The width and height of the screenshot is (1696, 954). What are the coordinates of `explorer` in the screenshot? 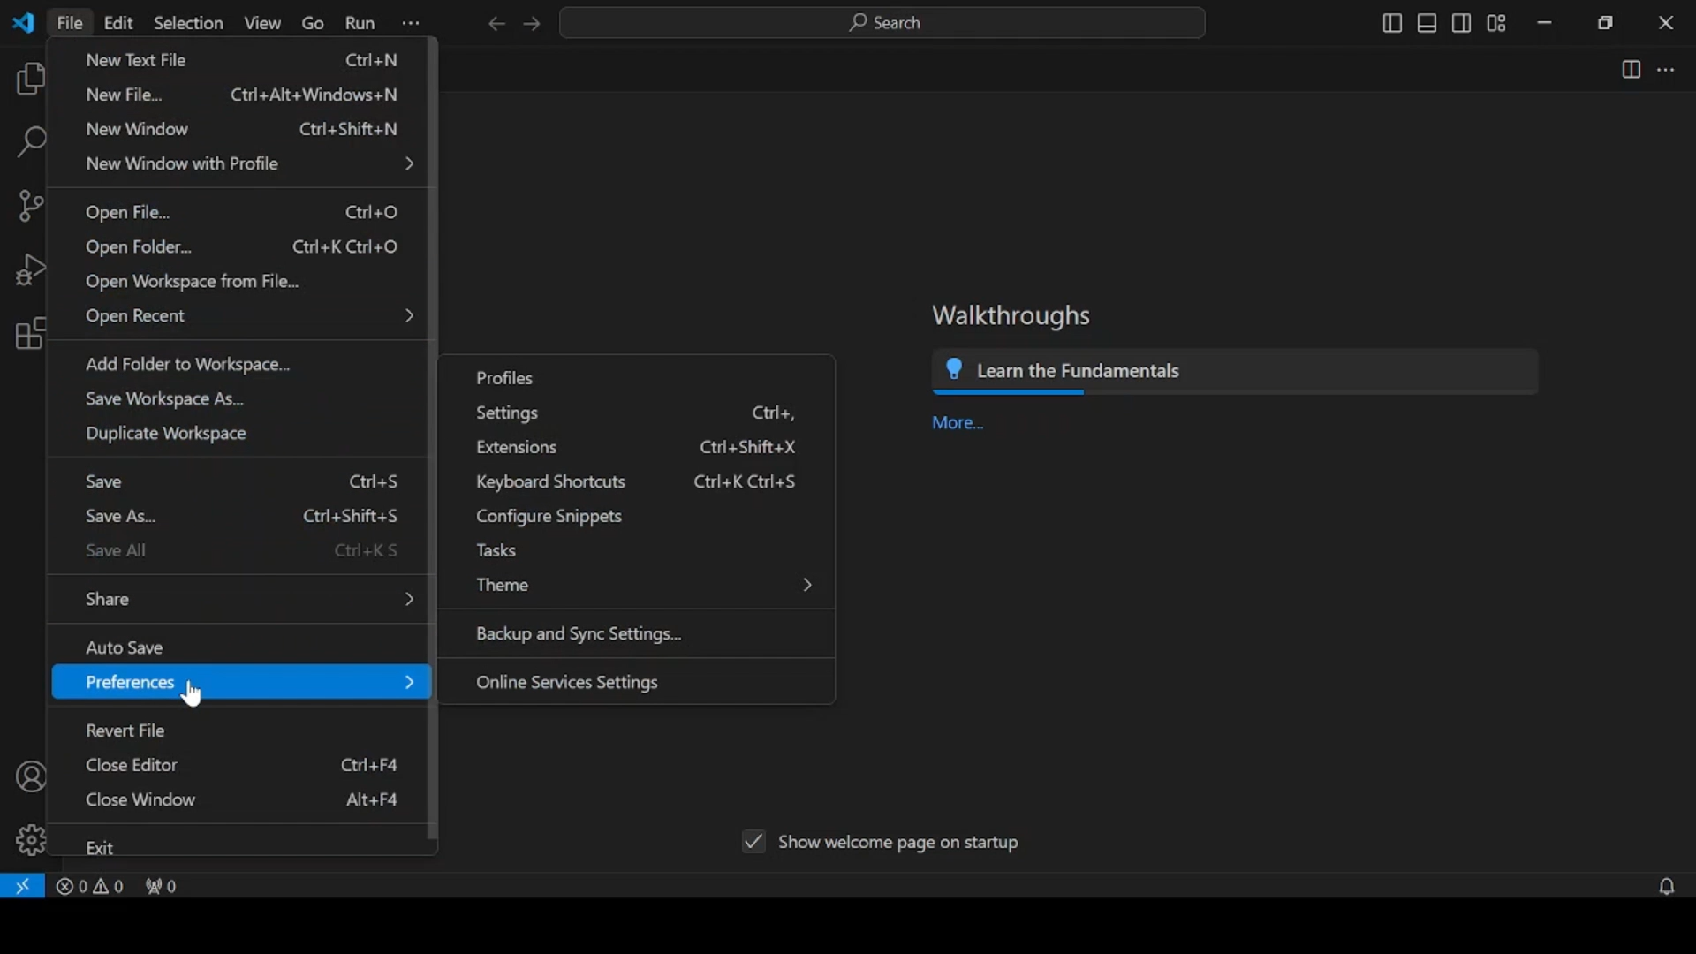 It's located at (31, 79).